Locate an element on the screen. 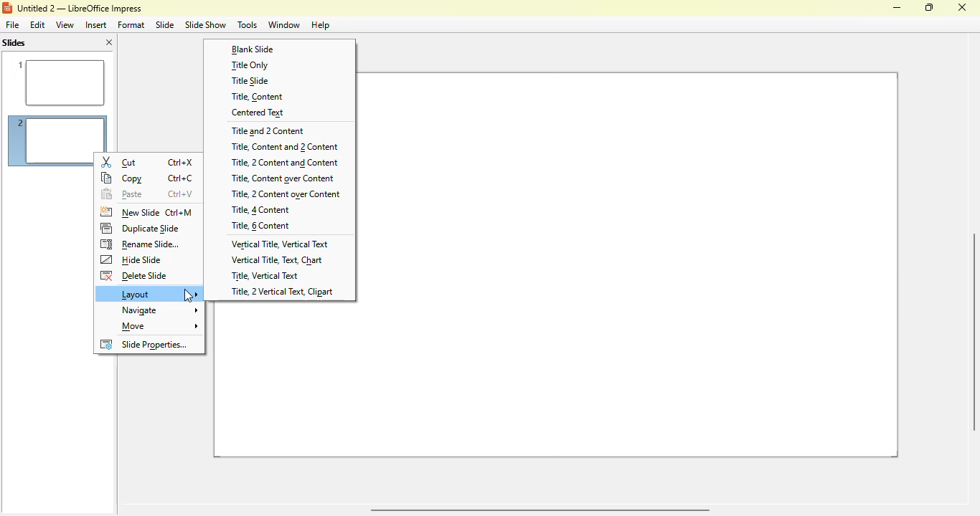 This screenshot has width=980, height=516. rename slide is located at coordinates (141, 244).